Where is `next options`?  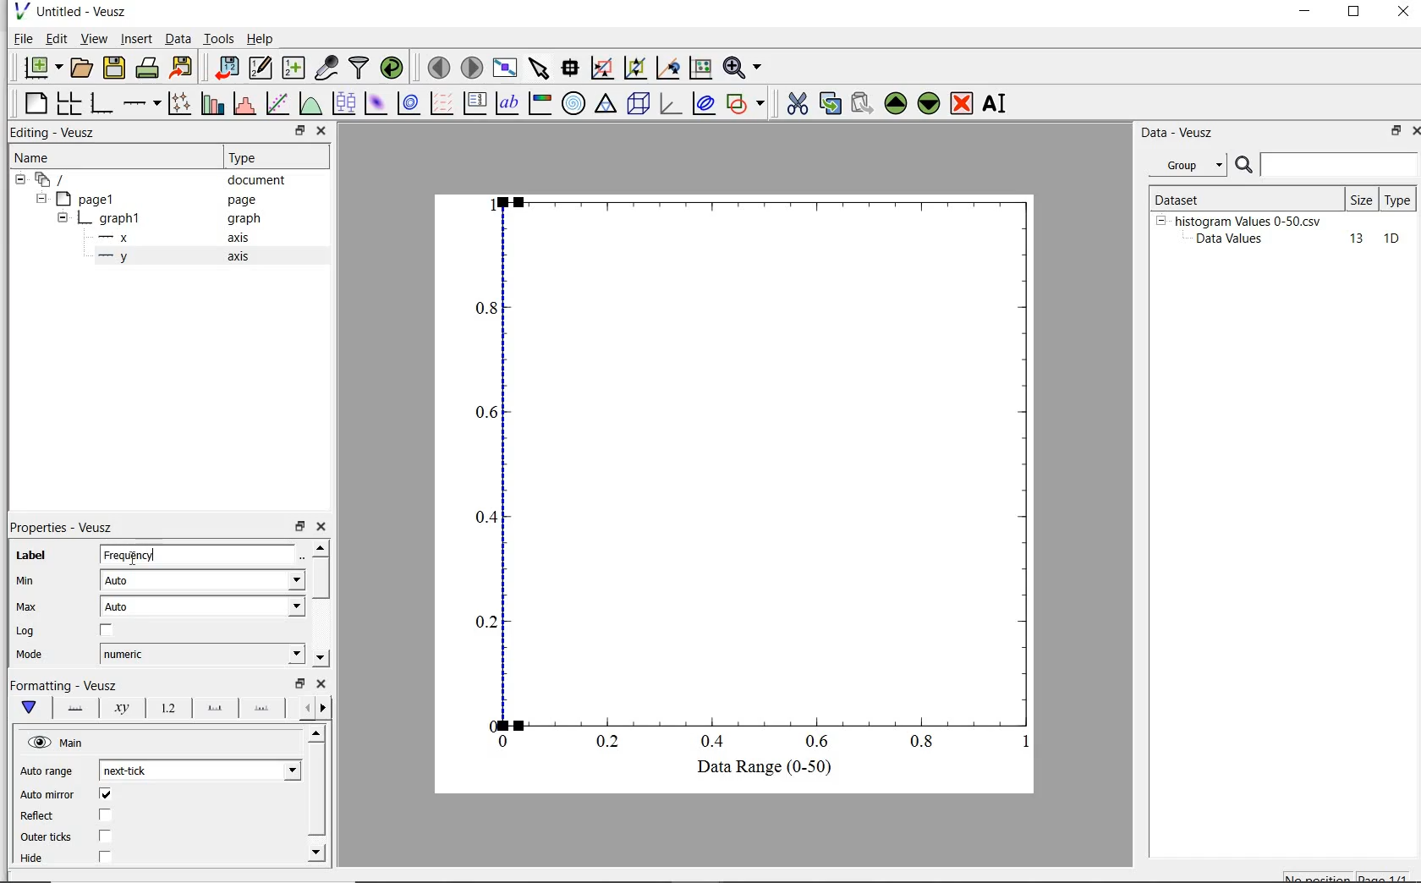
next options is located at coordinates (325, 708).